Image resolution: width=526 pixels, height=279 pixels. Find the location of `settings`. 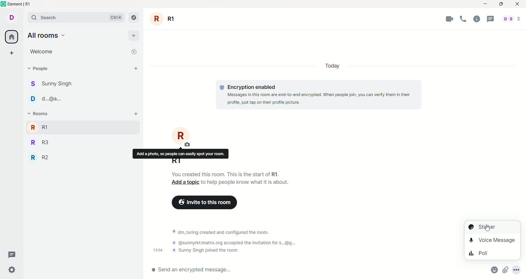

settings is located at coordinates (12, 270).